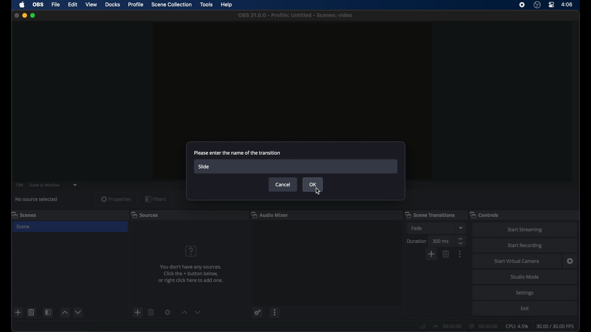 The image size is (591, 332). Describe the element at coordinates (521, 5) in the screenshot. I see `screen recorder icon` at that location.